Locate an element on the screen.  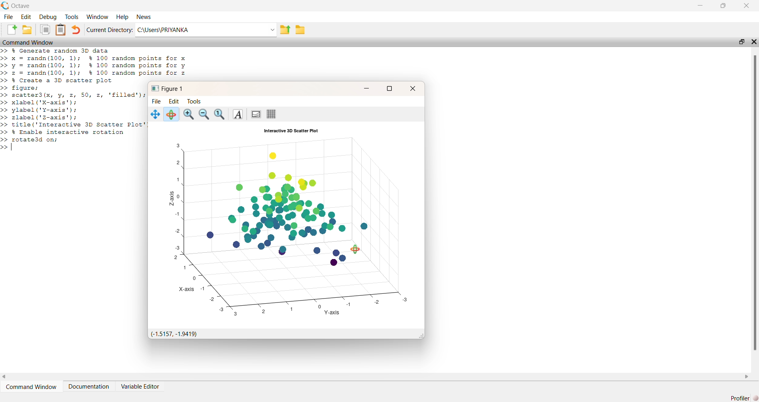
Current Directory: is located at coordinates (110, 30).